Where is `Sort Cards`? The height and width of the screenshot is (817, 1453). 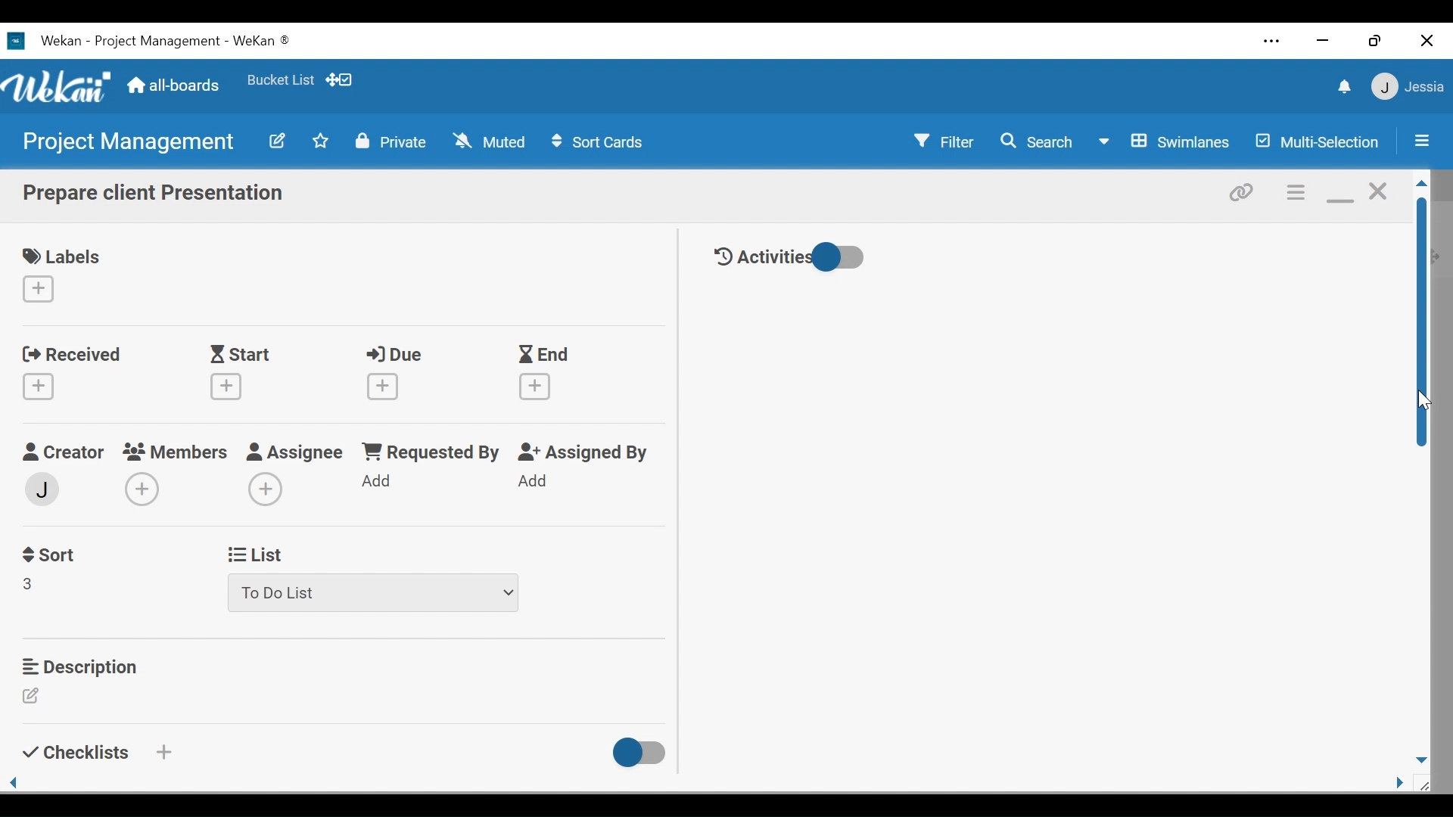 Sort Cards is located at coordinates (600, 141).